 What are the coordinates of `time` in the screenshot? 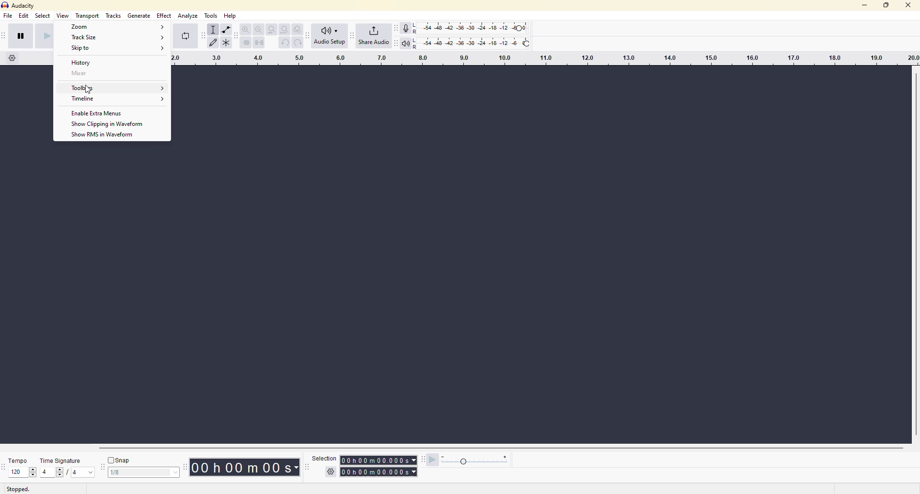 It's located at (246, 466).